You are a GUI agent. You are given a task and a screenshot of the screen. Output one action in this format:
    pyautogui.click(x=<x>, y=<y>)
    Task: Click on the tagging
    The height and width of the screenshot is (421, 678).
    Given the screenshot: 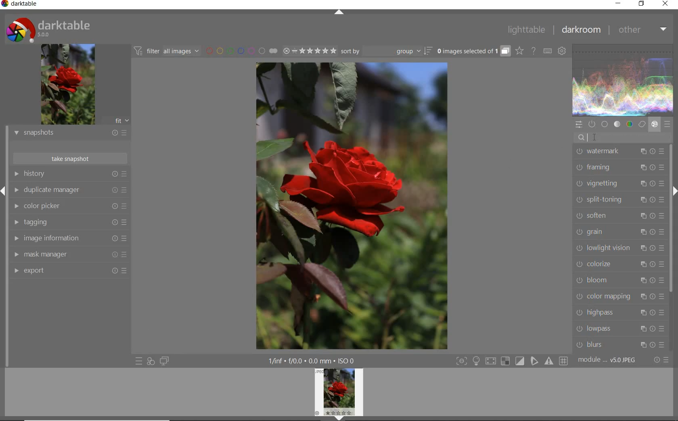 What is the action you would take?
    pyautogui.click(x=69, y=222)
    